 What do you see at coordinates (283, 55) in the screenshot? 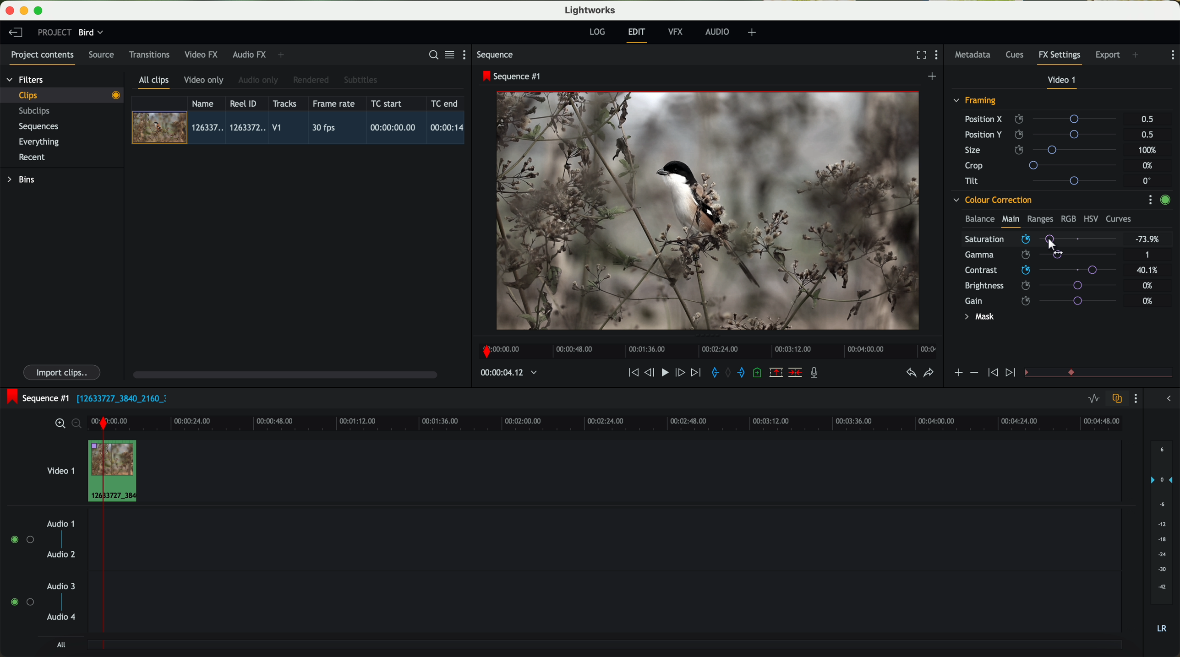
I see `add panel` at bounding box center [283, 55].